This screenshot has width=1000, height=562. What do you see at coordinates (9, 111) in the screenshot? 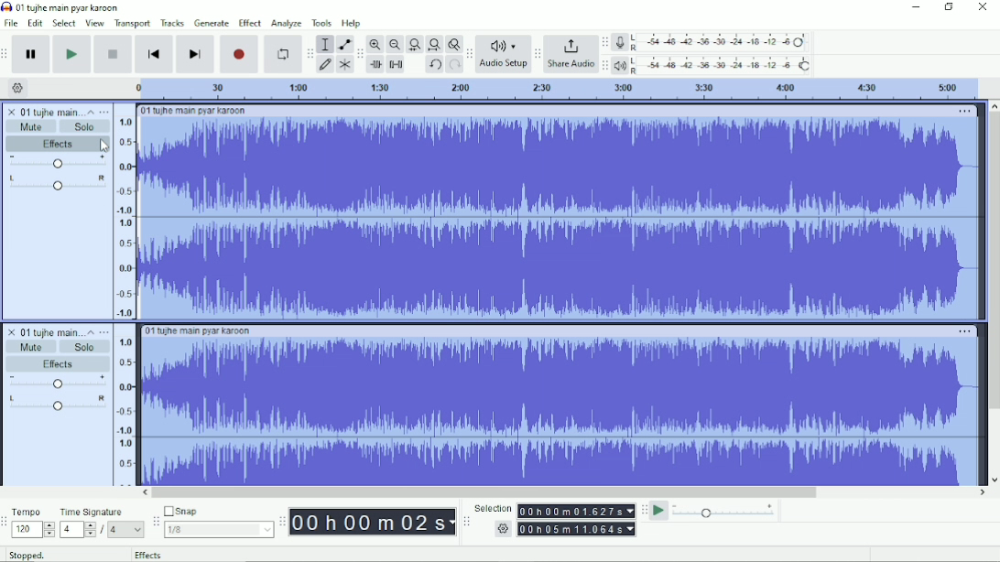
I see `close` at bounding box center [9, 111].